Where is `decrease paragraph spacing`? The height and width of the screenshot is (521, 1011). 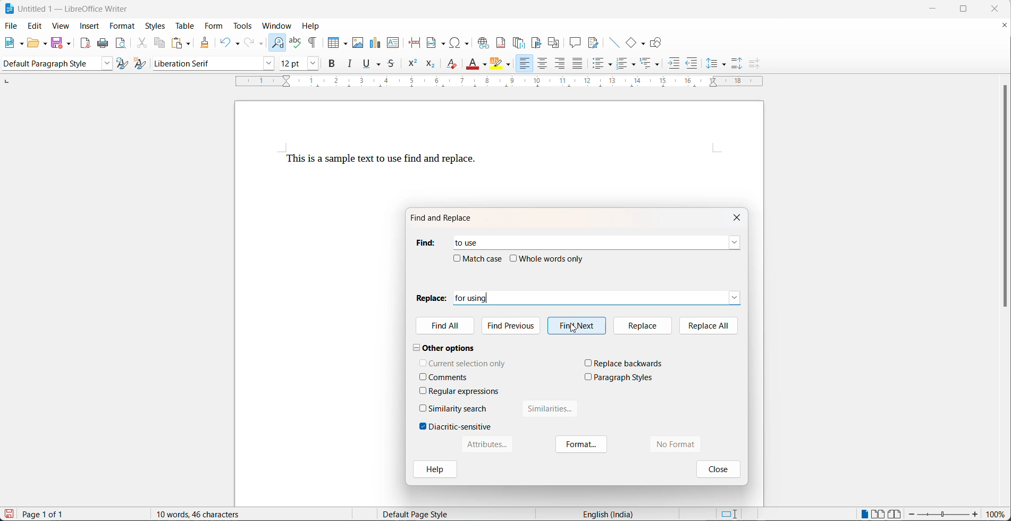 decrease paragraph spacing is located at coordinates (753, 64).